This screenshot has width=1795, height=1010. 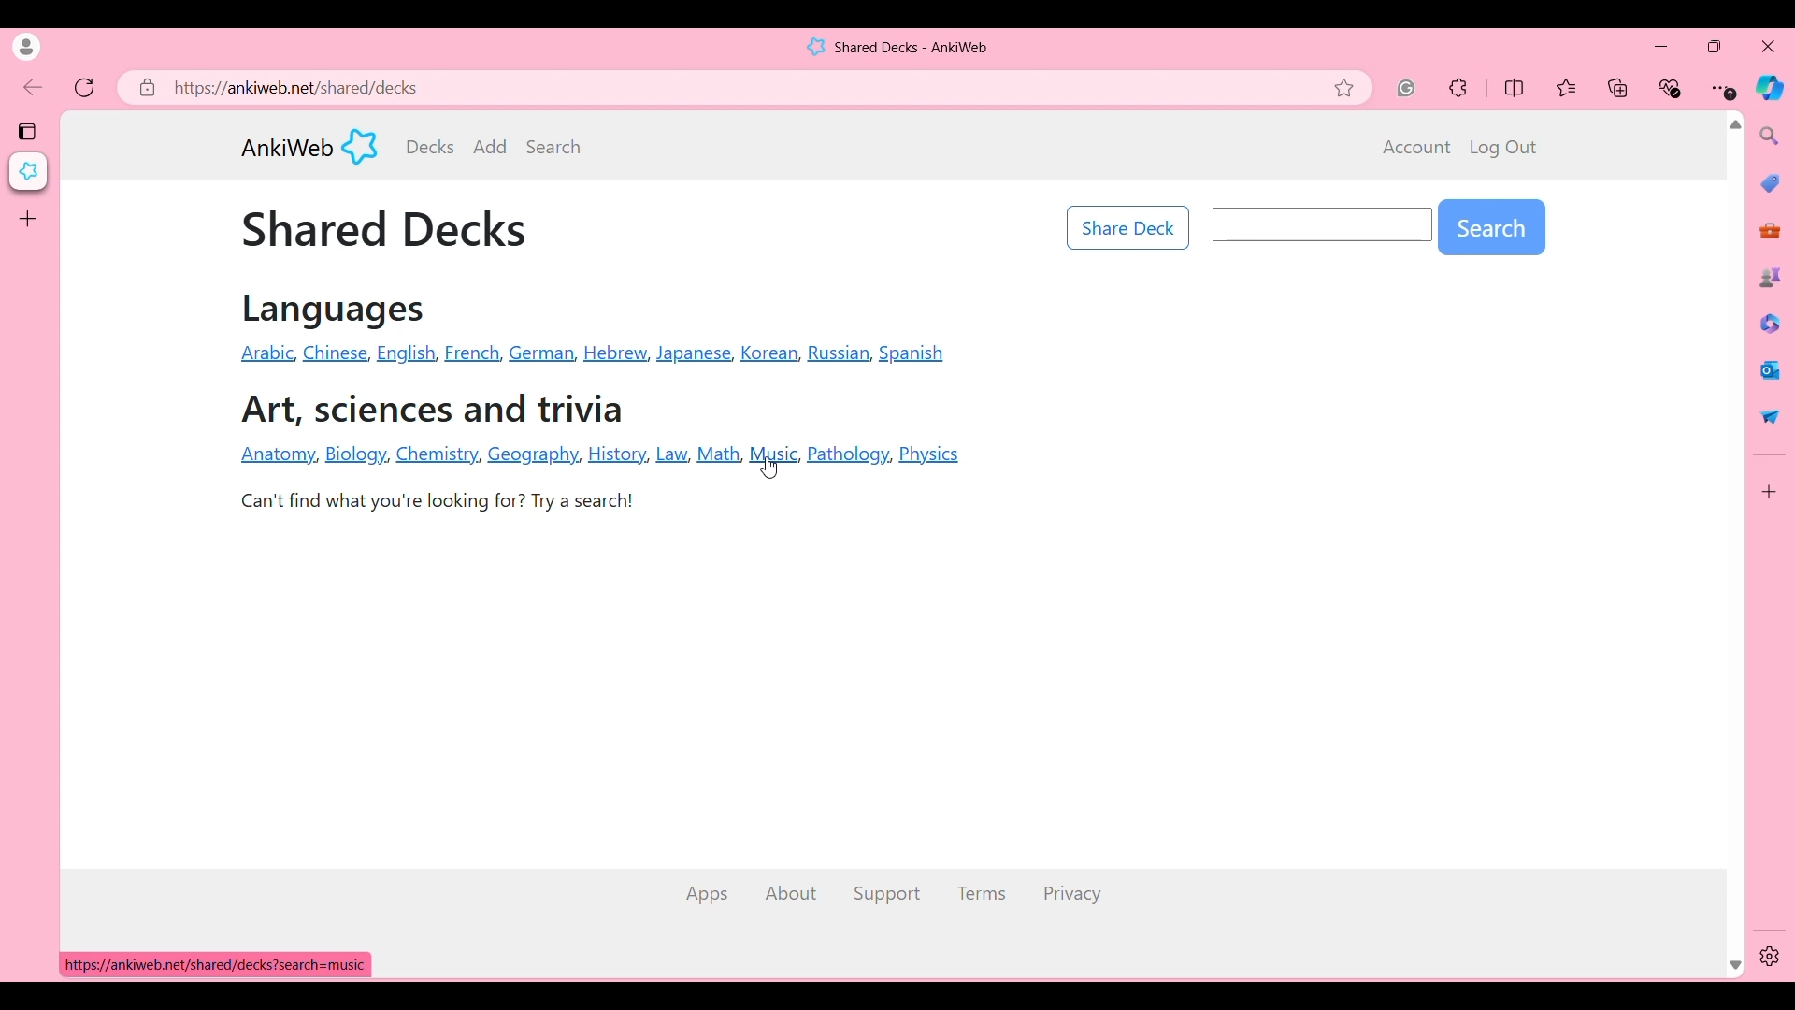 I want to click on Cursor , so click(x=773, y=471).